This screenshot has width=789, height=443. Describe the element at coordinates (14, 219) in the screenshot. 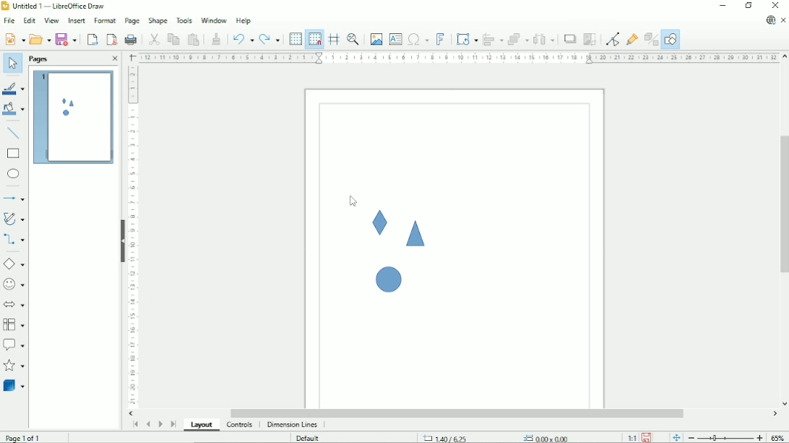

I see `Curves and polygons` at that location.